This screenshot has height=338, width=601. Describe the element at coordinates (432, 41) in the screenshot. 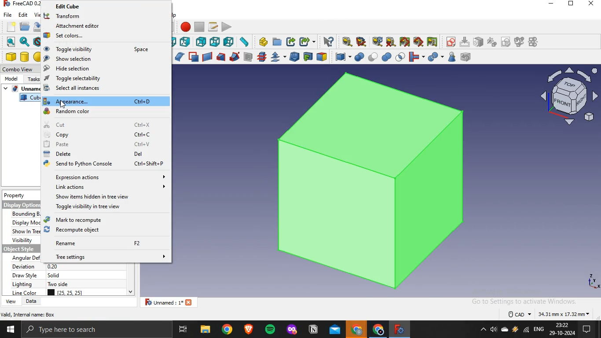

I see `toggle delta` at that location.